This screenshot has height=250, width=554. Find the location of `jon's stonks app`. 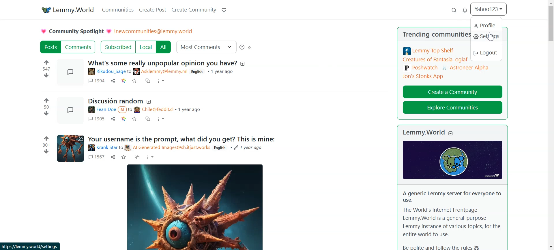

jon's stonks app is located at coordinates (423, 76).